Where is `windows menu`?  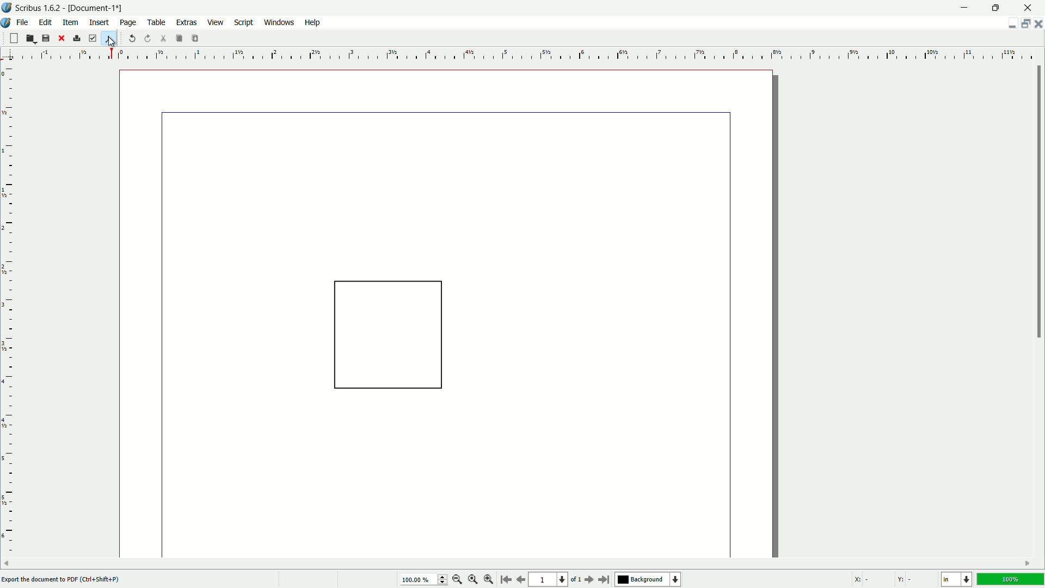 windows menu is located at coordinates (278, 23).